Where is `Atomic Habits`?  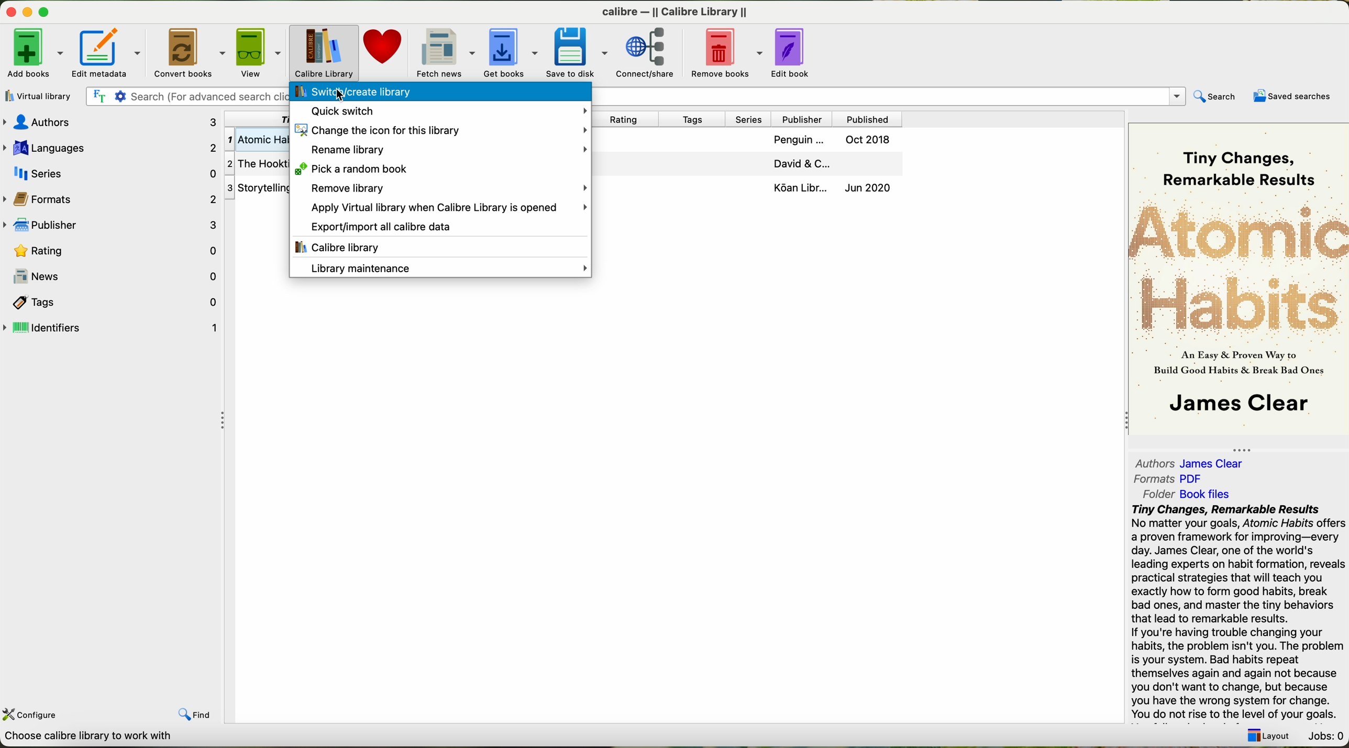
Atomic Habits is located at coordinates (1239, 268).